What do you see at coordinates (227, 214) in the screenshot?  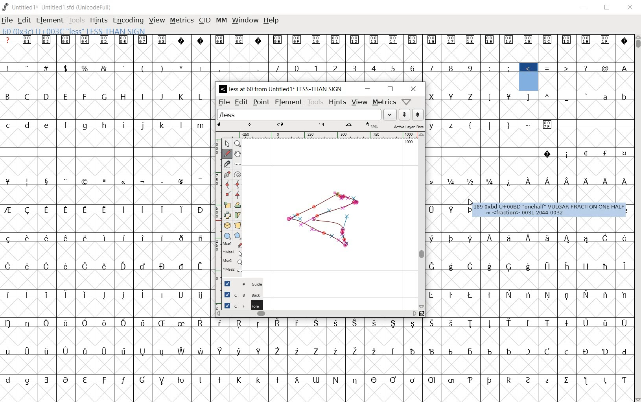 I see `flip the selection` at bounding box center [227, 214].